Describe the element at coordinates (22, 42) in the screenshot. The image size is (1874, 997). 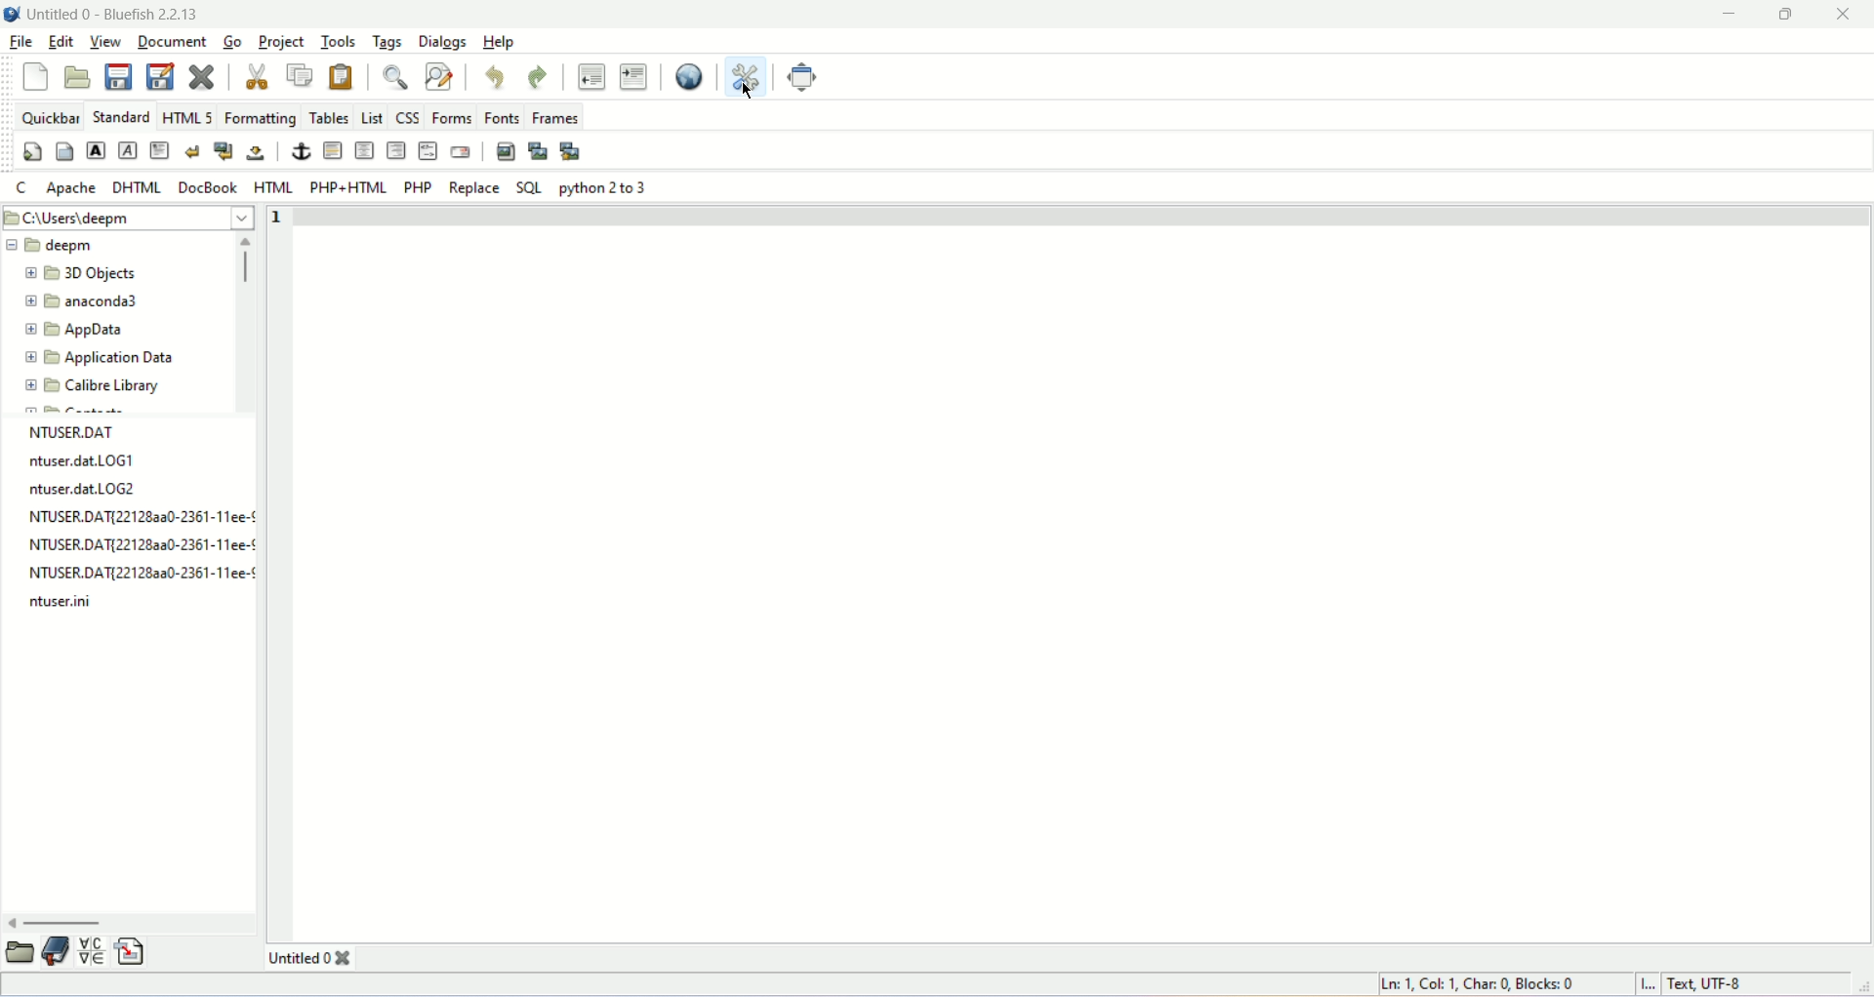
I see `file` at that location.